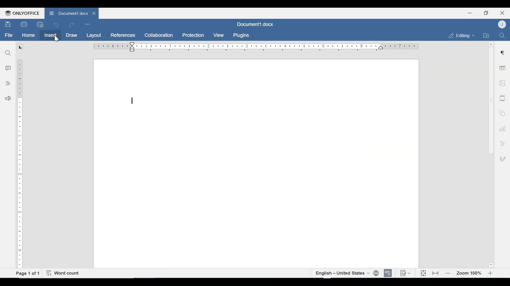  I want to click on Set document language, so click(376, 273).